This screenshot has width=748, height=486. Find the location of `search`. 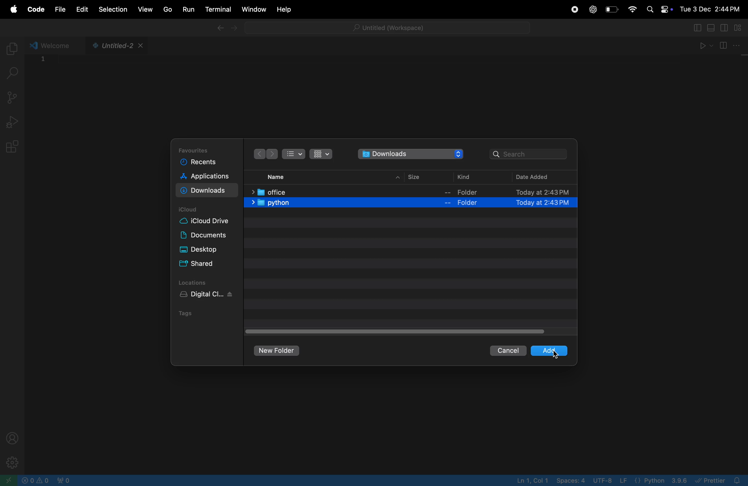

search is located at coordinates (13, 75).